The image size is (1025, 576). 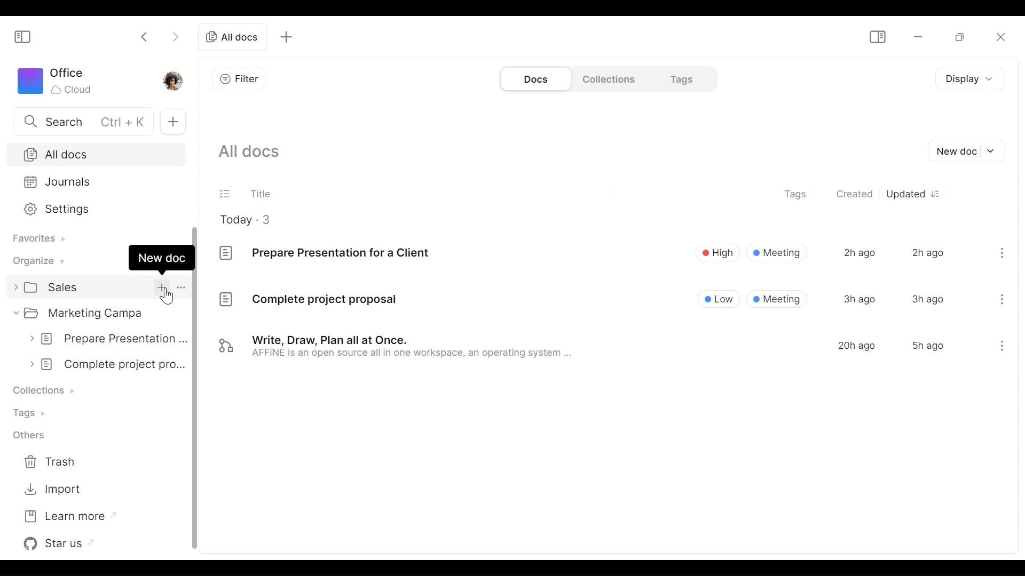 I want to click on Workspace, so click(x=57, y=81).